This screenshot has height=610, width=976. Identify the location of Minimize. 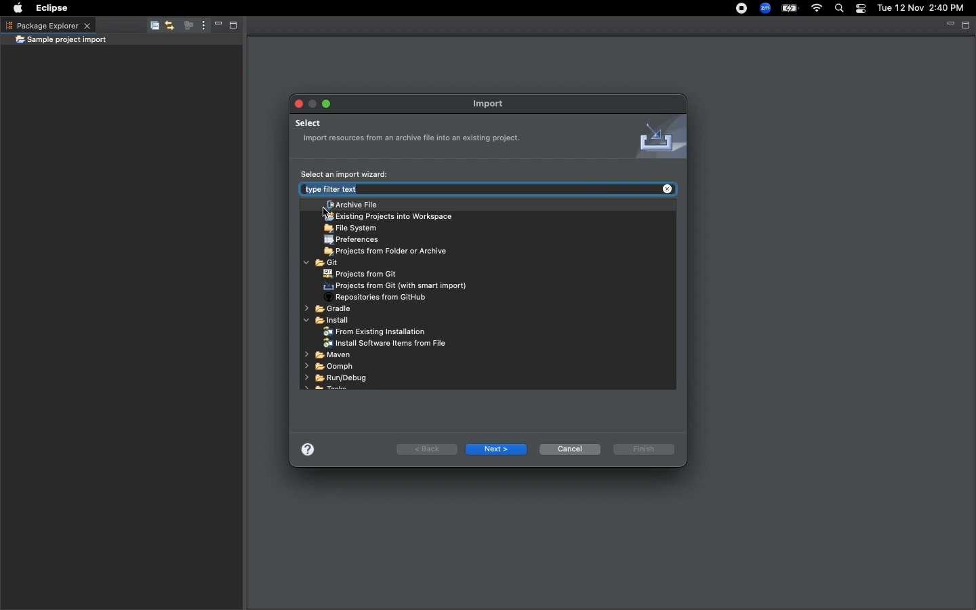
(214, 26).